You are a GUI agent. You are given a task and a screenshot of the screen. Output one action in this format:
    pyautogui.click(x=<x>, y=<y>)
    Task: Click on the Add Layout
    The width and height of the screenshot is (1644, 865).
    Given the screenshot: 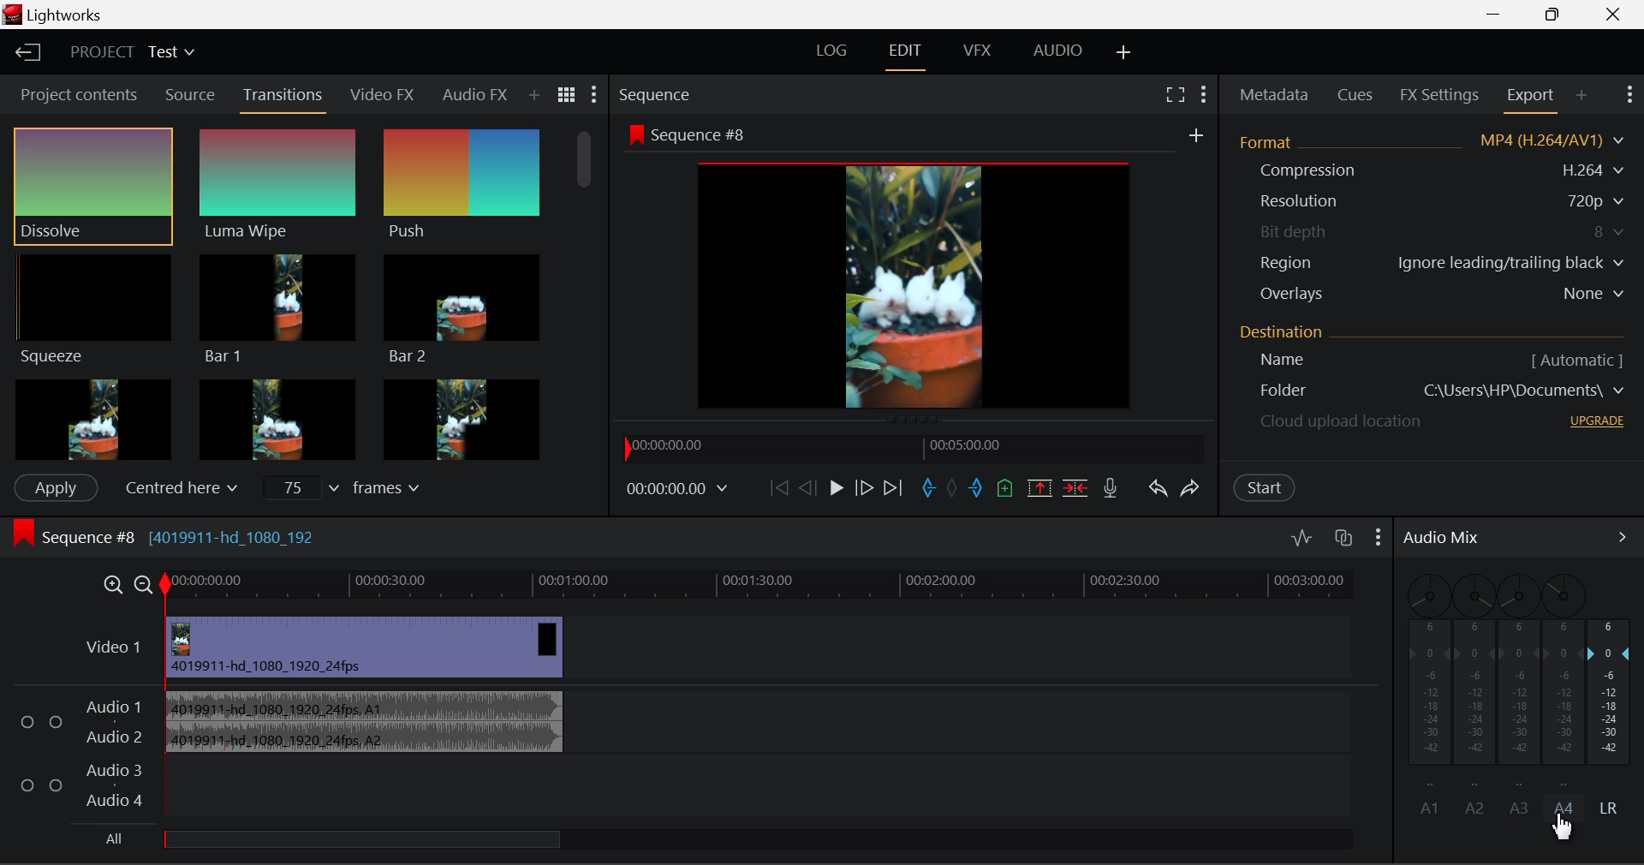 What is the action you would take?
    pyautogui.click(x=1124, y=50)
    